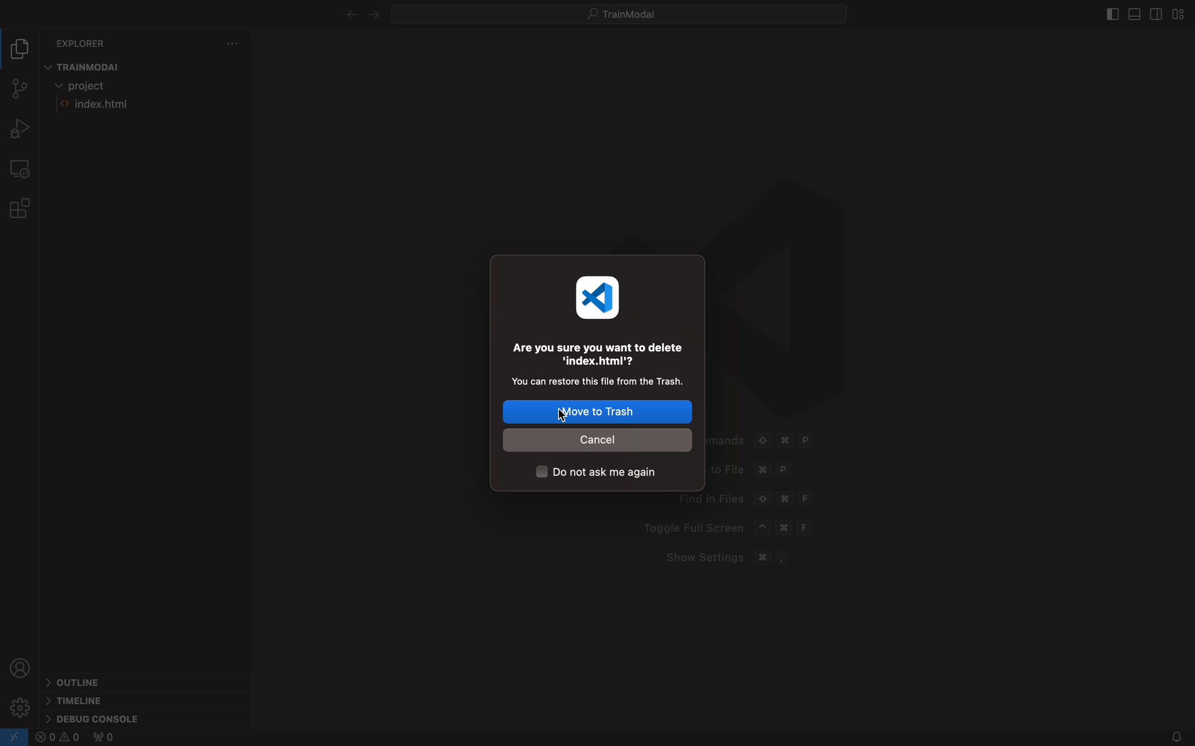  I want to click on error logs, so click(15, 737).